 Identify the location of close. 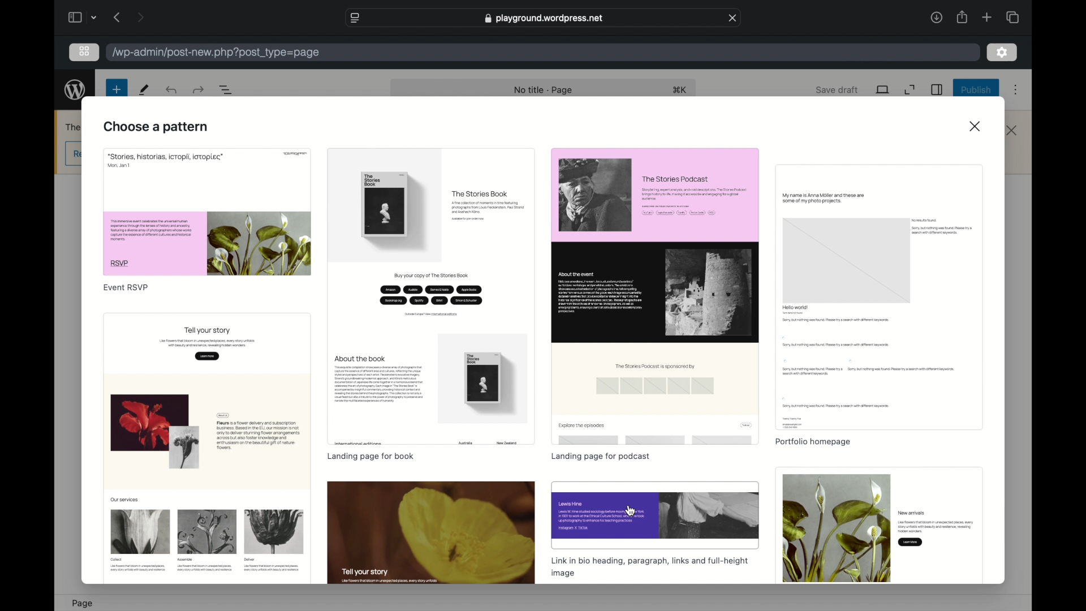
(733, 18).